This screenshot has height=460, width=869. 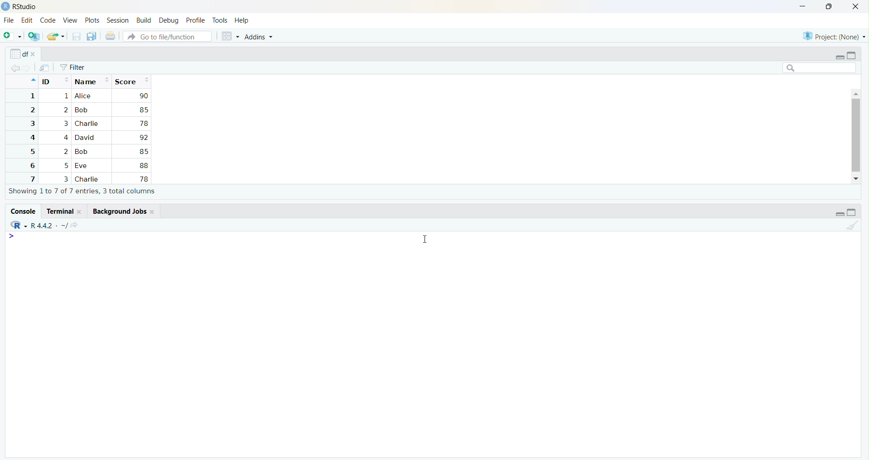 I want to click on File, so click(x=9, y=21).